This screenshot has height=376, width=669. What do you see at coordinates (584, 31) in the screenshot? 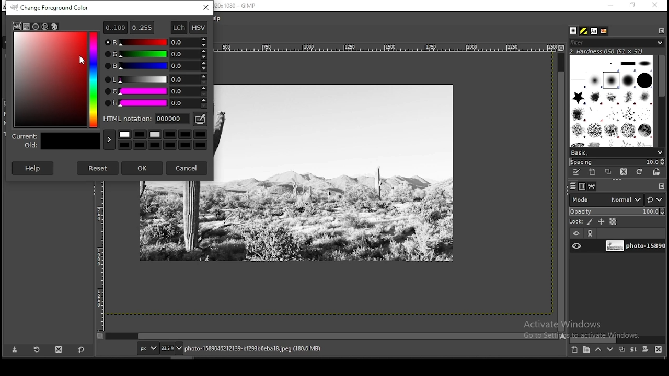
I see `patterns` at bounding box center [584, 31].